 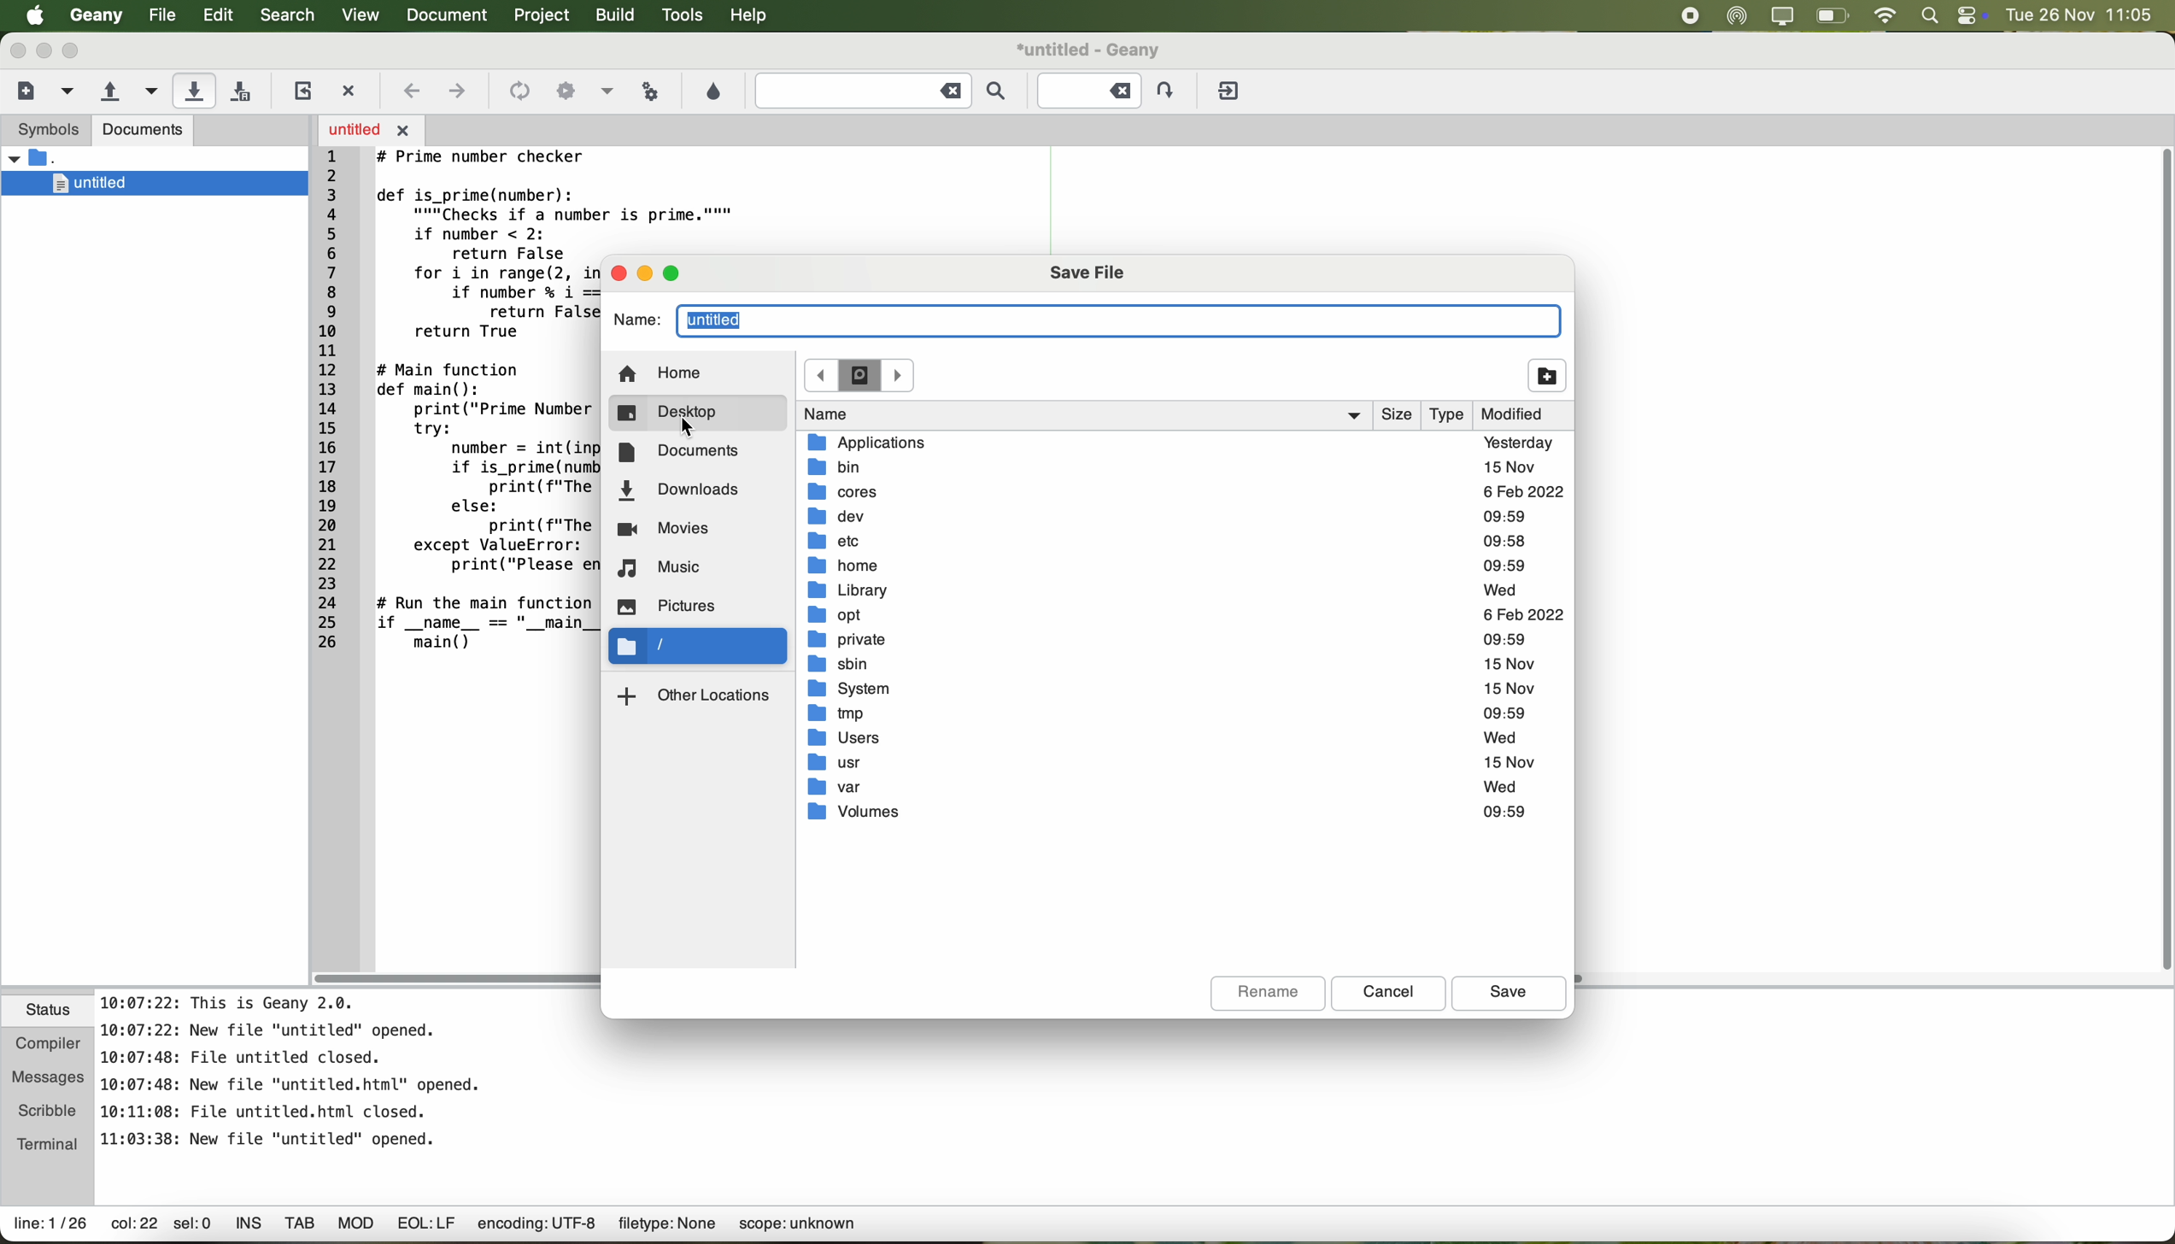 What do you see at coordinates (1930, 16) in the screenshot?
I see `spotlight search` at bounding box center [1930, 16].